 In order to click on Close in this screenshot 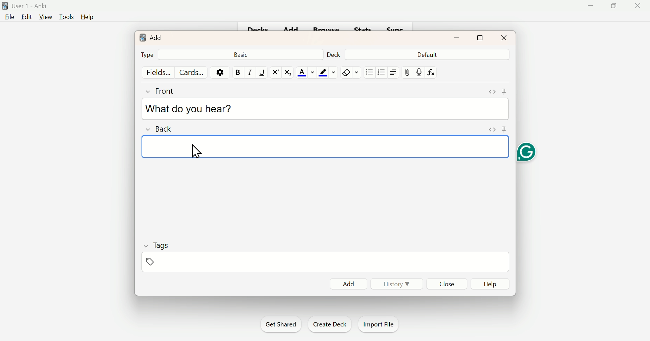, I will do `click(445, 283)`.